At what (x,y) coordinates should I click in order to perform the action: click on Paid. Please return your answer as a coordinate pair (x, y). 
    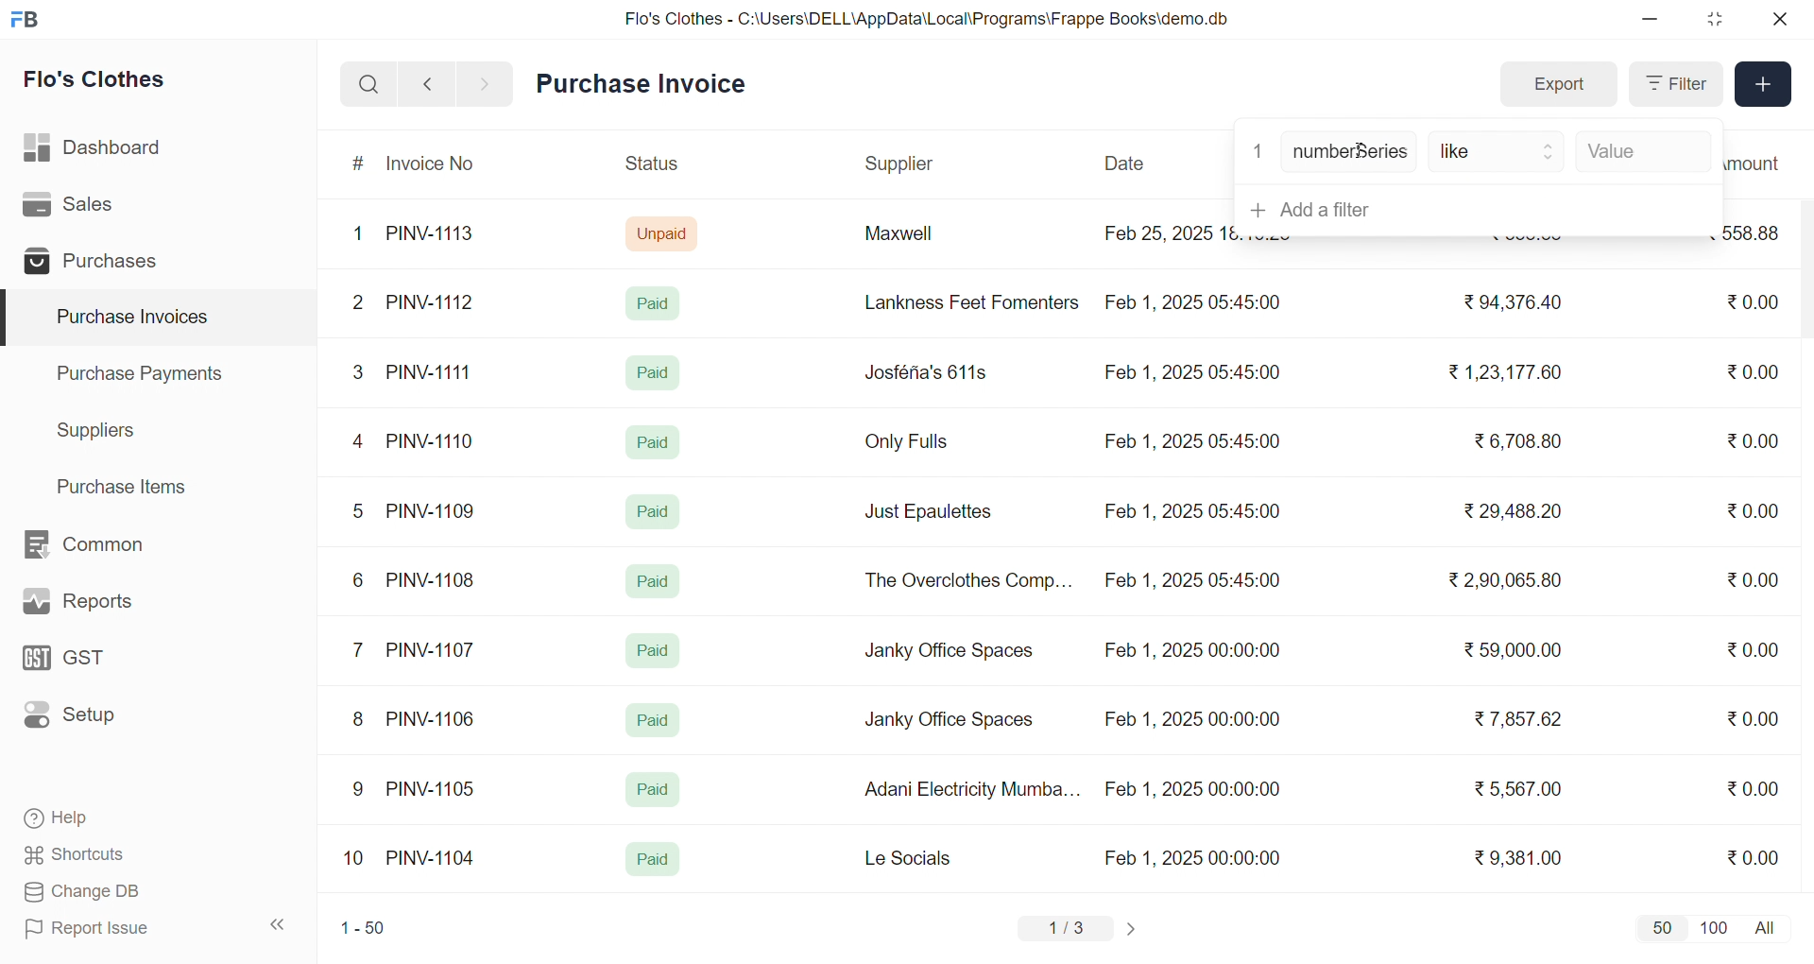
    Looking at the image, I should click on (657, 508).